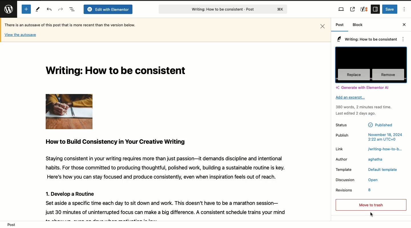 The width and height of the screenshot is (411, 228). What do you see at coordinates (21, 35) in the screenshot?
I see `View the autosave` at bounding box center [21, 35].